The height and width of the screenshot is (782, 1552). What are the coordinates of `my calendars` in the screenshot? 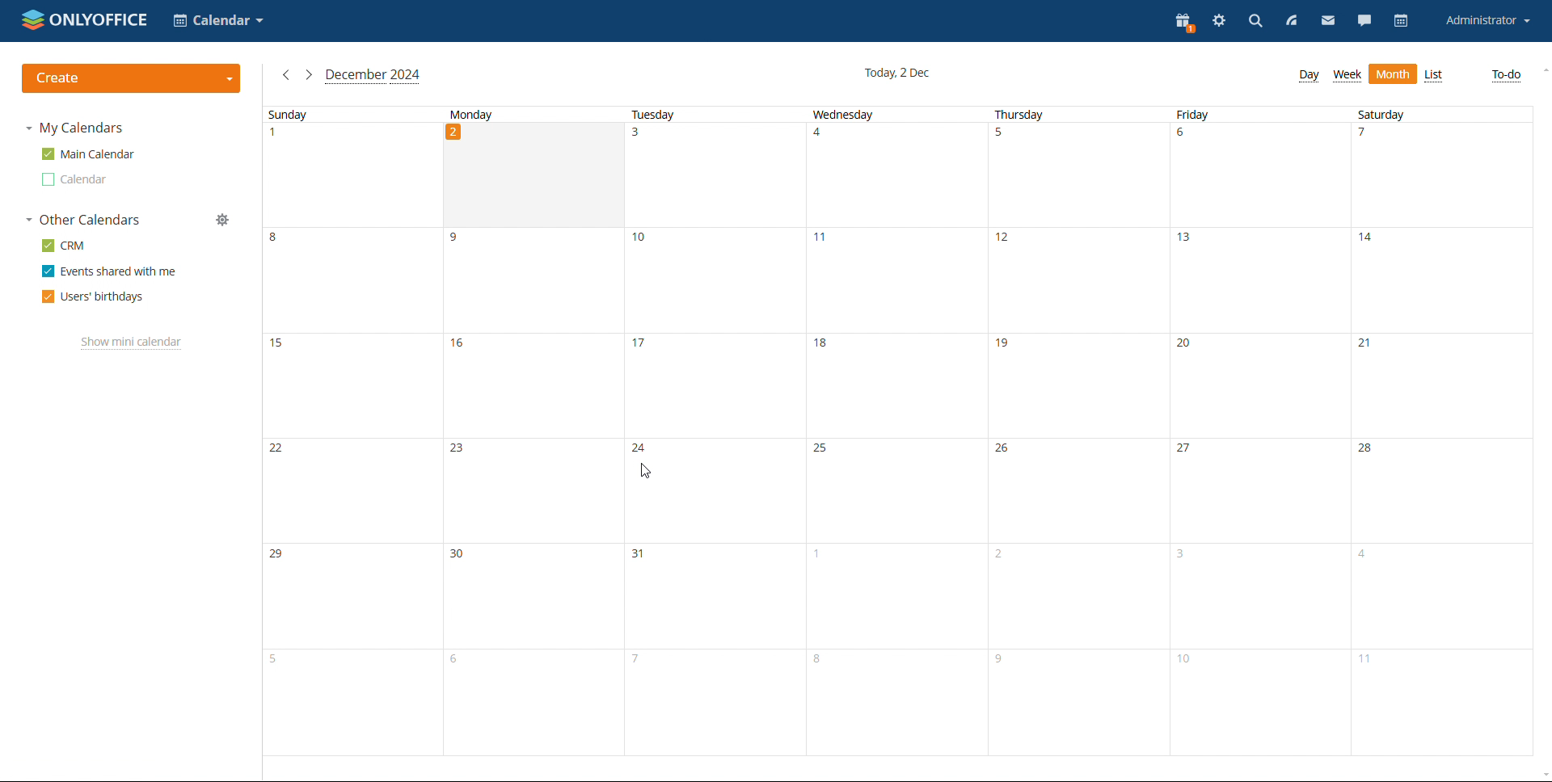 It's located at (73, 128).